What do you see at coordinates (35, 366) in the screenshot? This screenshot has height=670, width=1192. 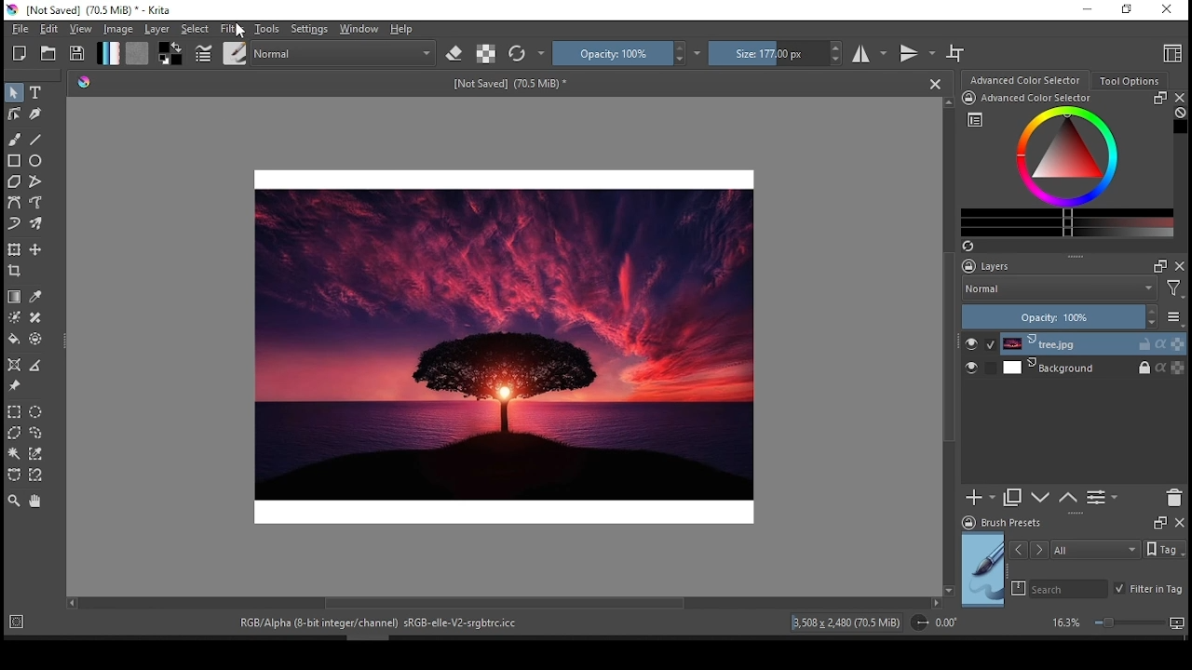 I see `measure the distance between two points` at bounding box center [35, 366].